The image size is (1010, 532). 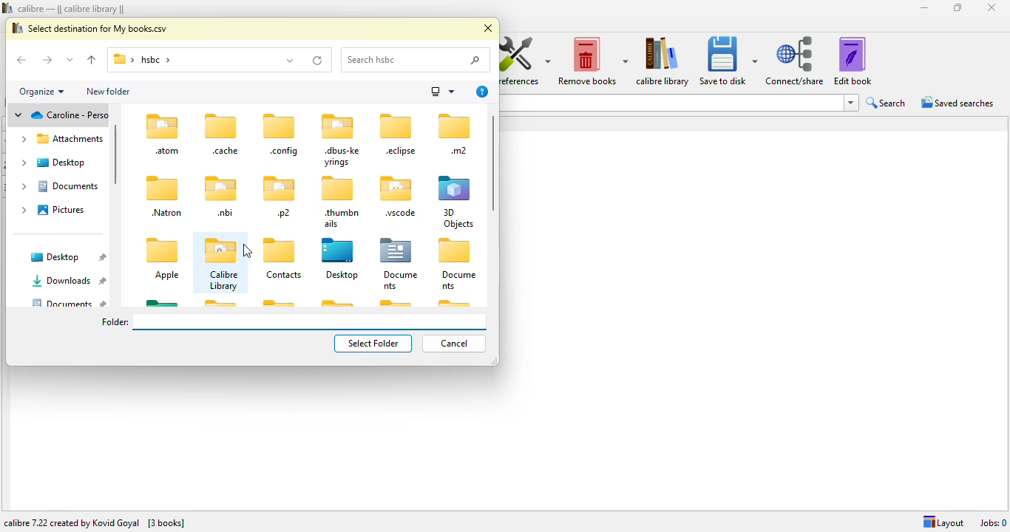 I want to click on change your view, so click(x=441, y=91).